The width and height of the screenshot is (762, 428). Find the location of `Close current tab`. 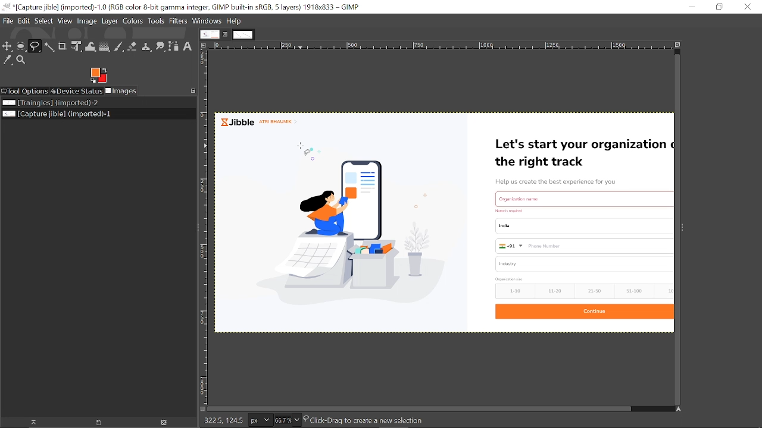

Close current tab is located at coordinates (226, 34).